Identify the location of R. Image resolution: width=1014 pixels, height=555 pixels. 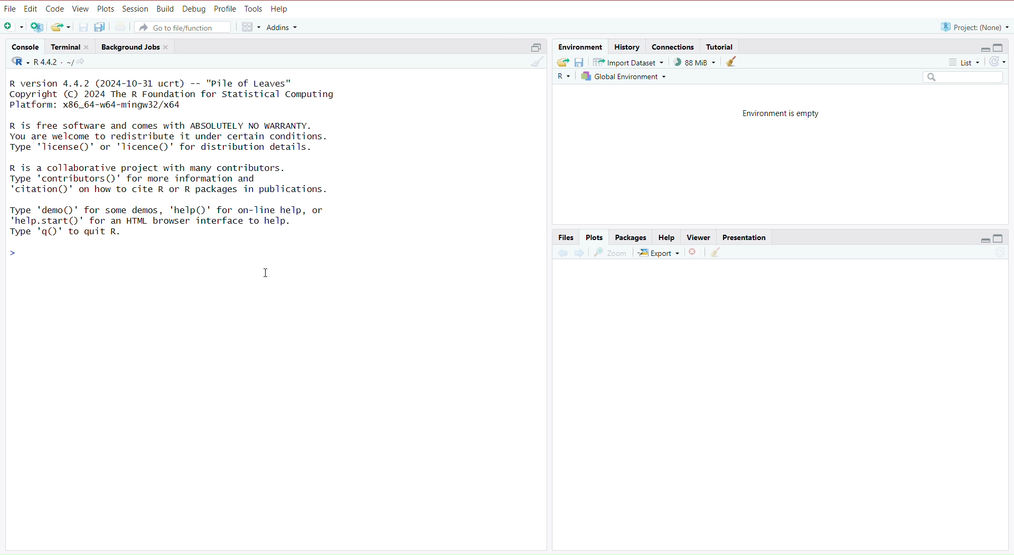
(562, 78).